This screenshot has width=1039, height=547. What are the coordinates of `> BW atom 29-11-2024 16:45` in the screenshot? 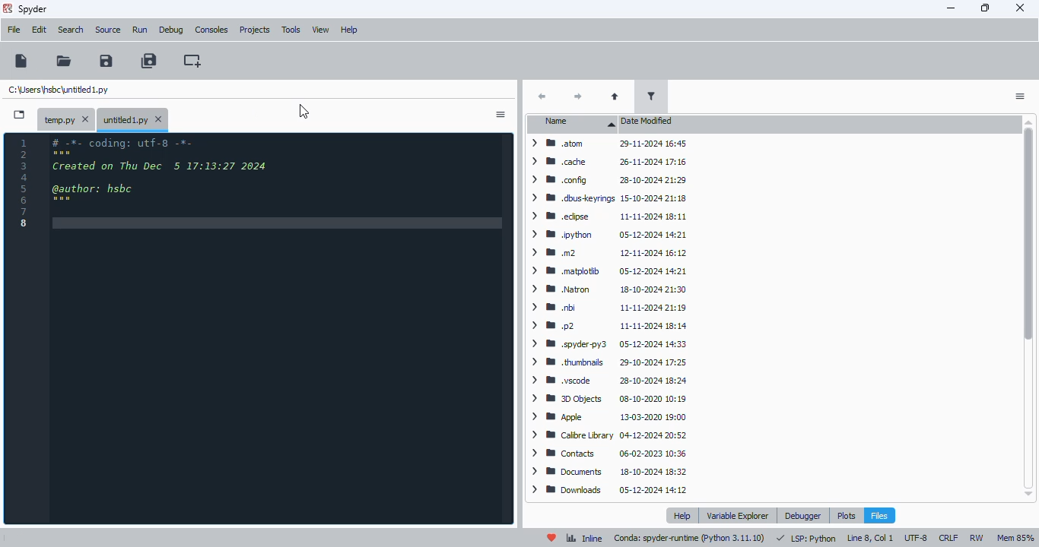 It's located at (606, 145).